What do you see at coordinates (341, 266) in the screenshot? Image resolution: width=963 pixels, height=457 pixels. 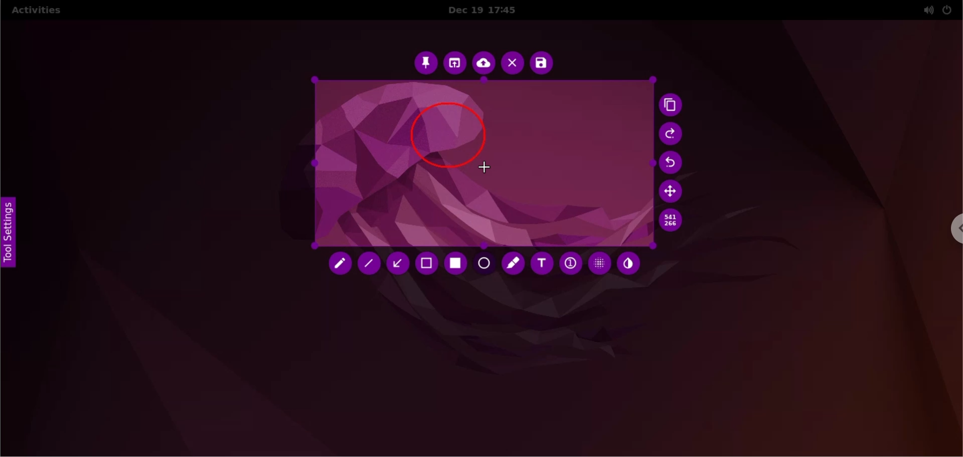 I see `pencil tool` at bounding box center [341, 266].